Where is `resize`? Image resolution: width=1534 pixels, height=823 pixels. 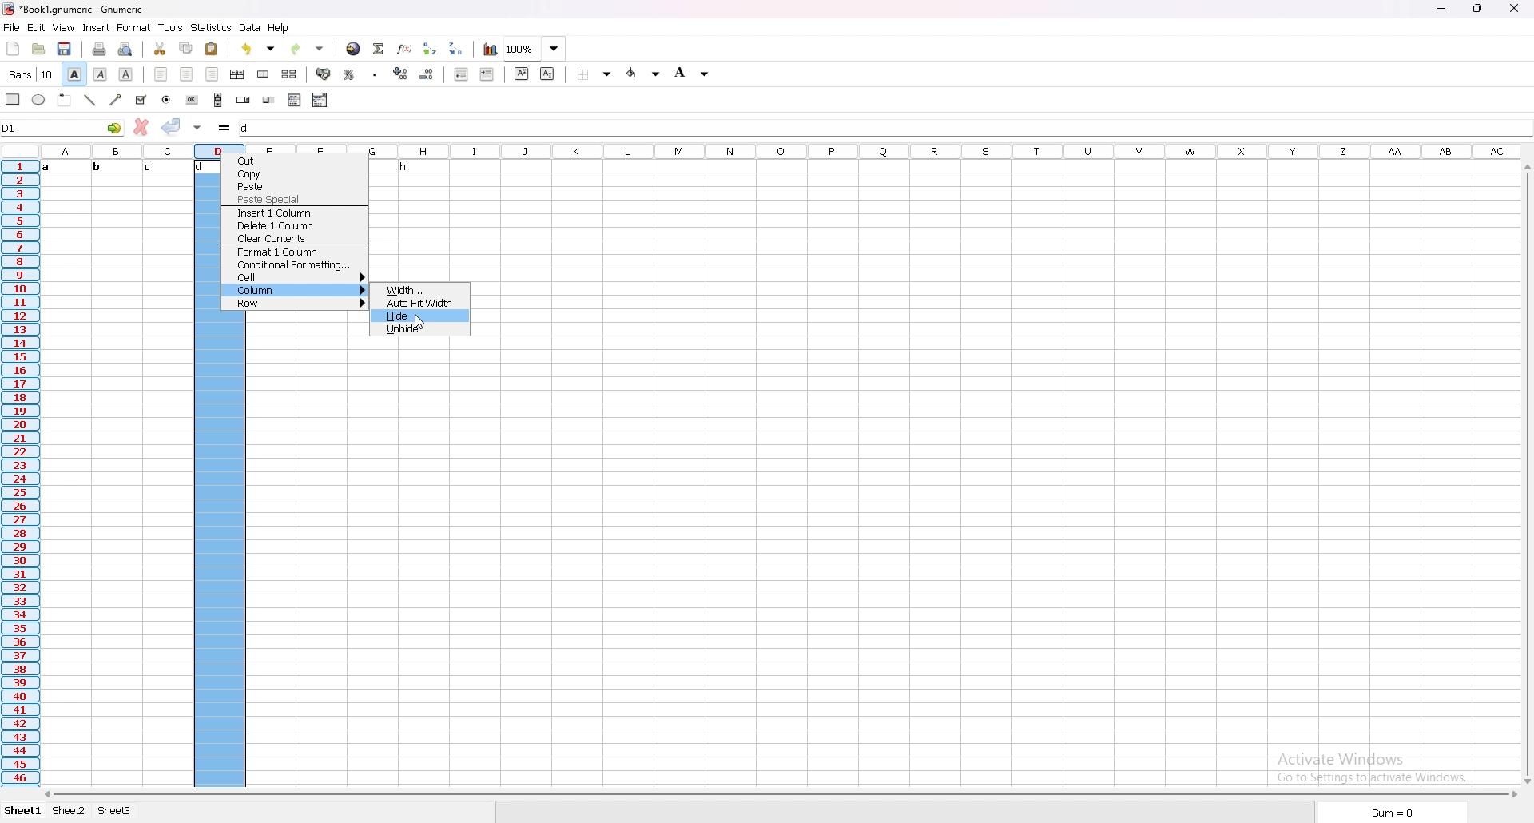
resize is located at coordinates (1476, 9).